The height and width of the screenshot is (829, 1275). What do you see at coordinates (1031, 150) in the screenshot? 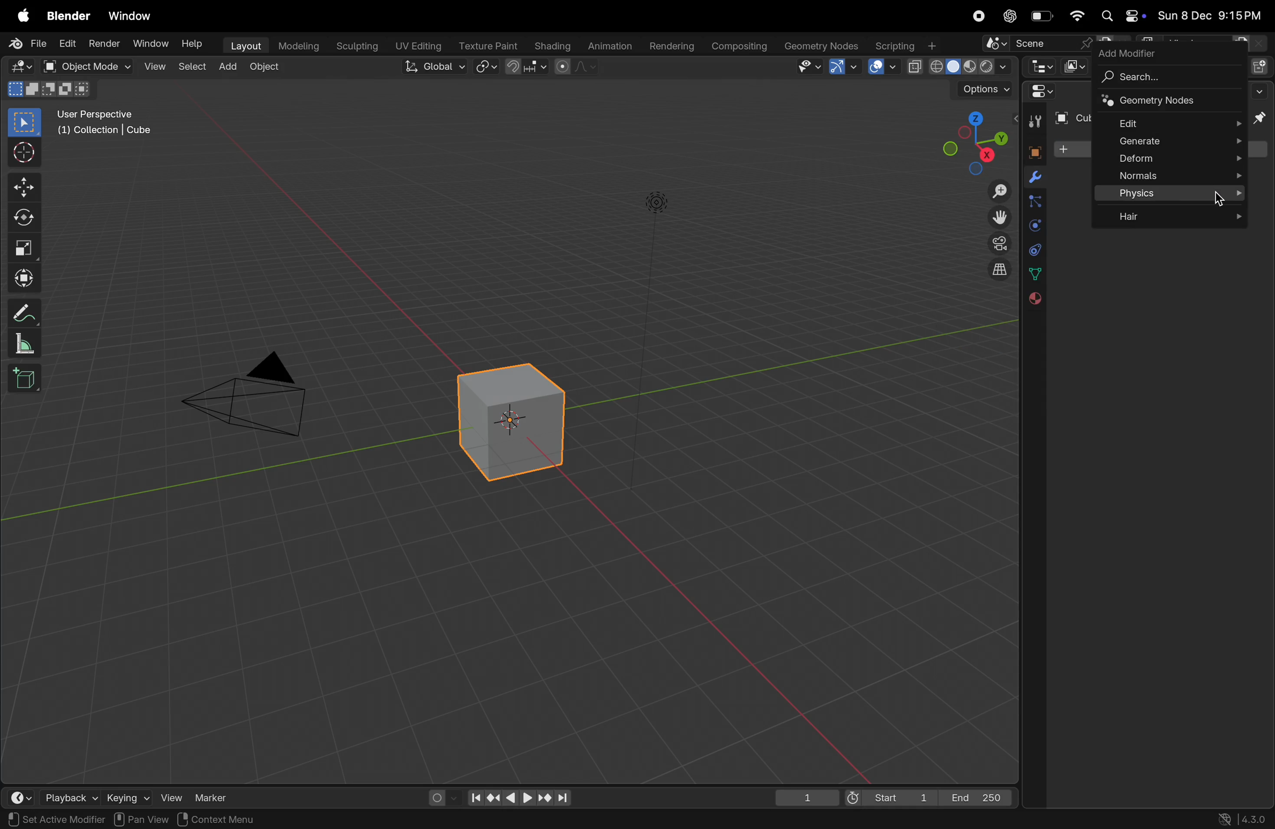
I see `object` at bounding box center [1031, 150].